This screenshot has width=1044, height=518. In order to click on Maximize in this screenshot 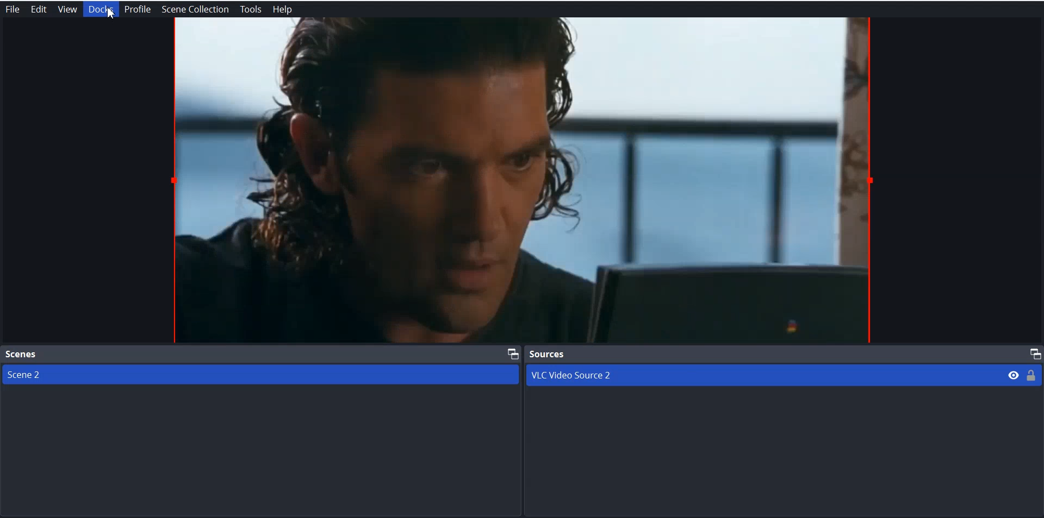, I will do `click(1033, 353)`.